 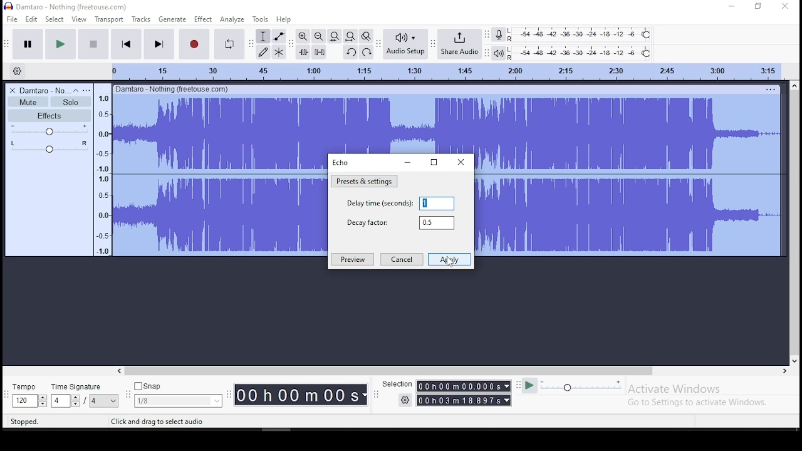 I want to click on Cursor, so click(x=450, y=263).